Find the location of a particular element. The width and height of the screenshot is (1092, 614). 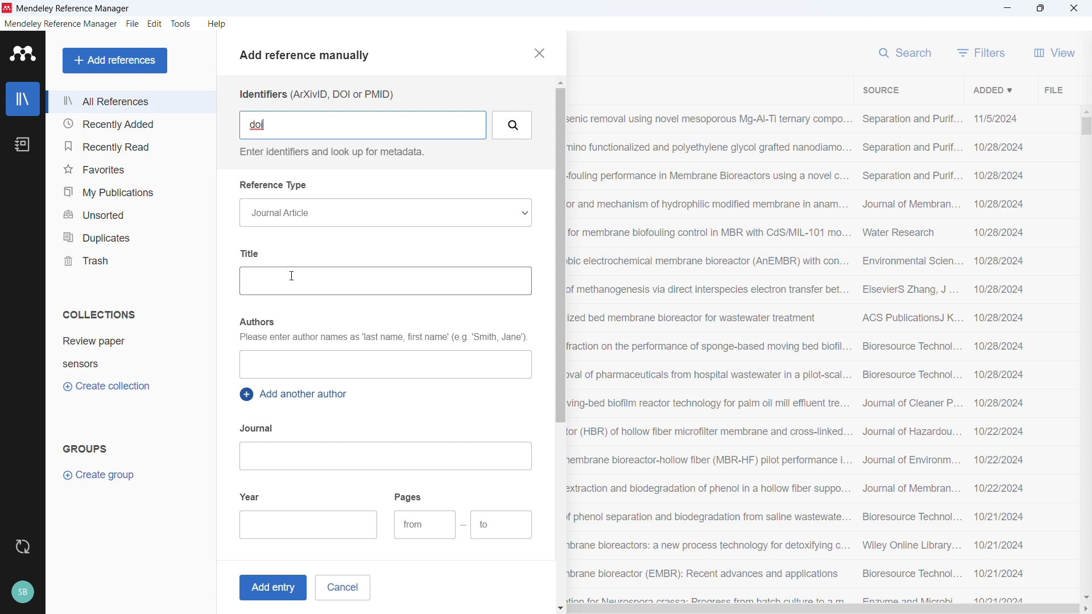

Ending page  is located at coordinates (502, 525).